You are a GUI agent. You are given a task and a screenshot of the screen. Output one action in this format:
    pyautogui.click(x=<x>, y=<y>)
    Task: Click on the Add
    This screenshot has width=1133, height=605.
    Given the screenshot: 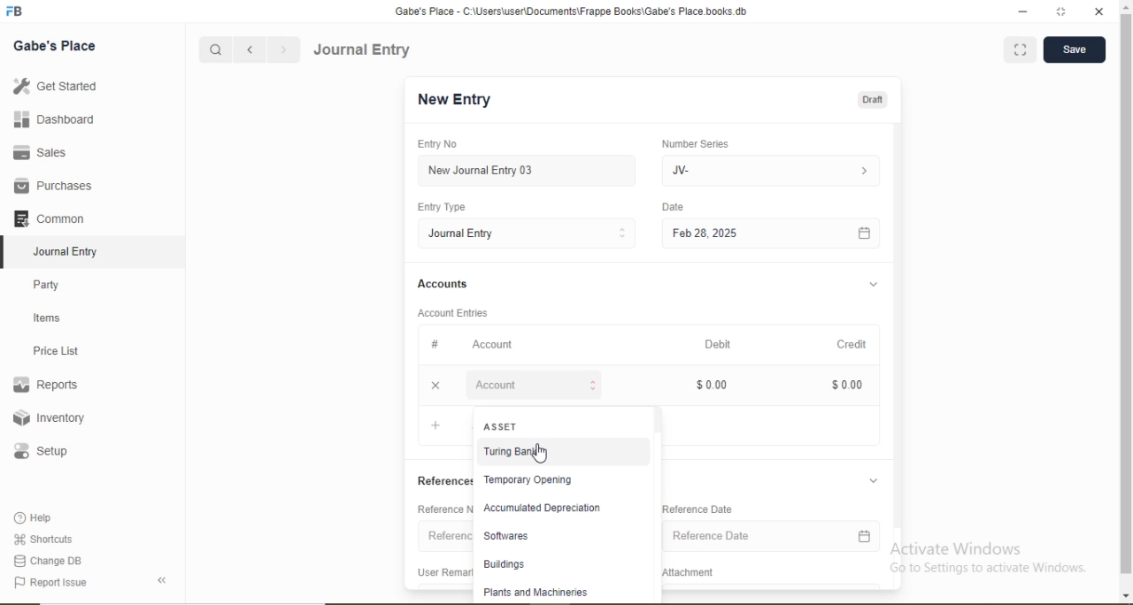 What is the action you would take?
    pyautogui.click(x=435, y=425)
    